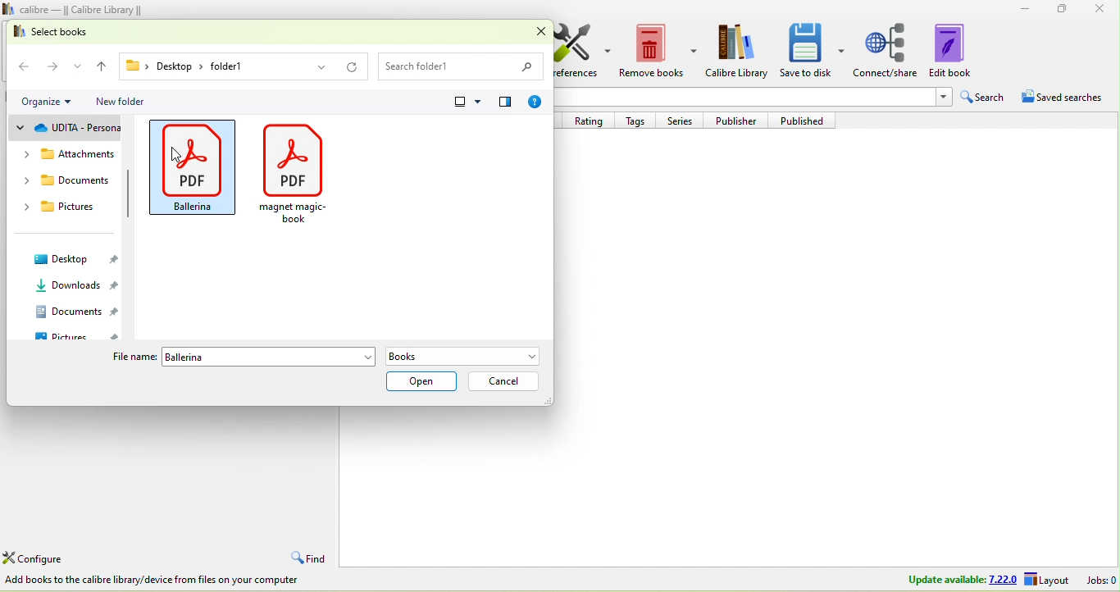 The height and width of the screenshot is (592, 1120). What do you see at coordinates (536, 103) in the screenshot?
I see `?` at bounding box center [536, 103].